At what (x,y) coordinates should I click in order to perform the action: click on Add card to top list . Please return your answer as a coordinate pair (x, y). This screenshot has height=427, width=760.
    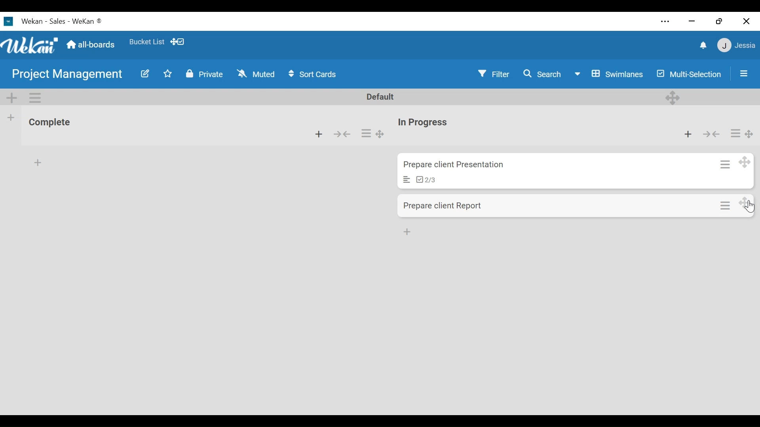
    Looking at the image, I should click on (688, 135).